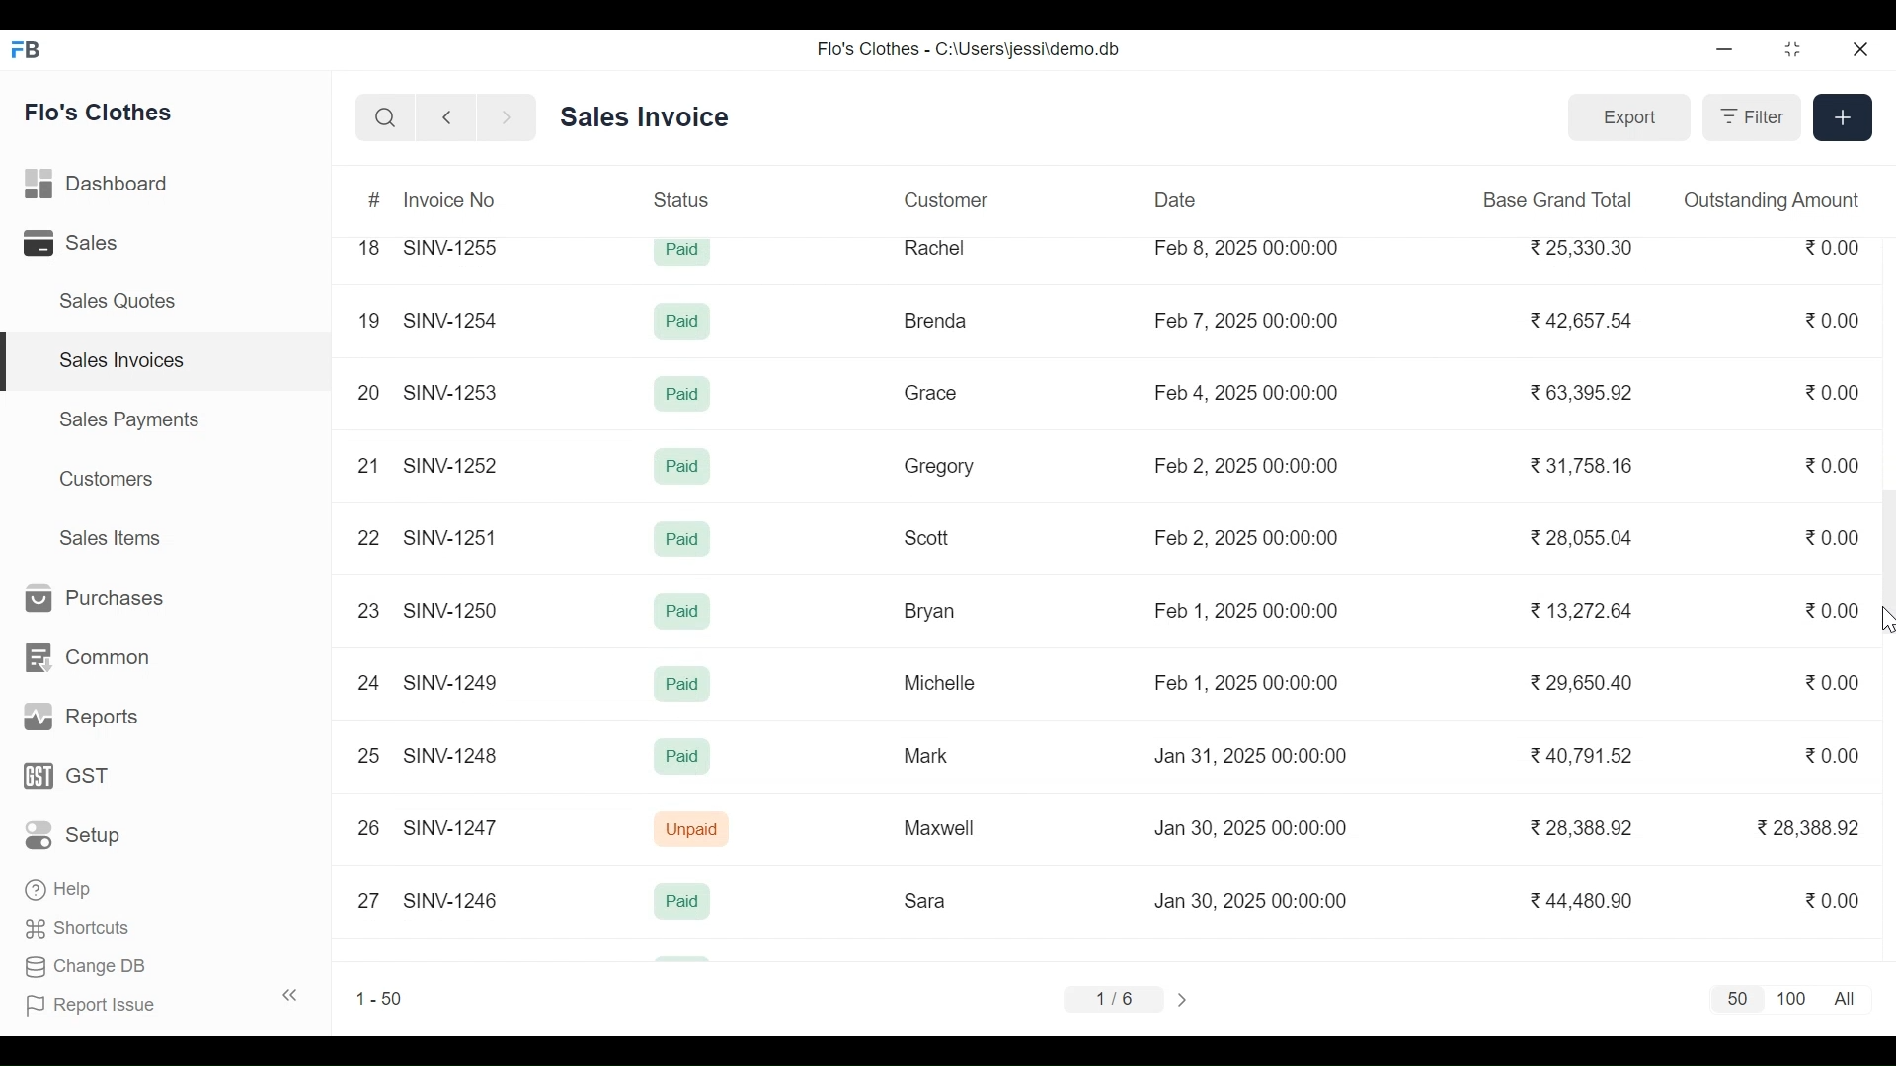 The image size is (1896, 1066). I want to click on 0.00, so click(1834, 465).